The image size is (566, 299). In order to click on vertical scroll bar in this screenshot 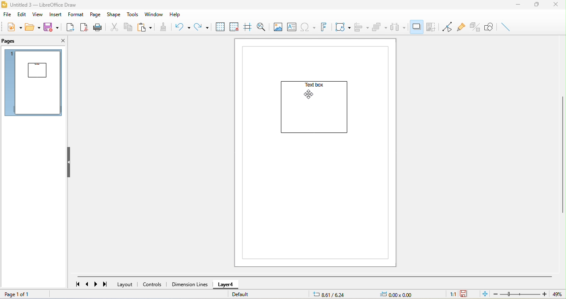, I will do `click(562, 154)`.